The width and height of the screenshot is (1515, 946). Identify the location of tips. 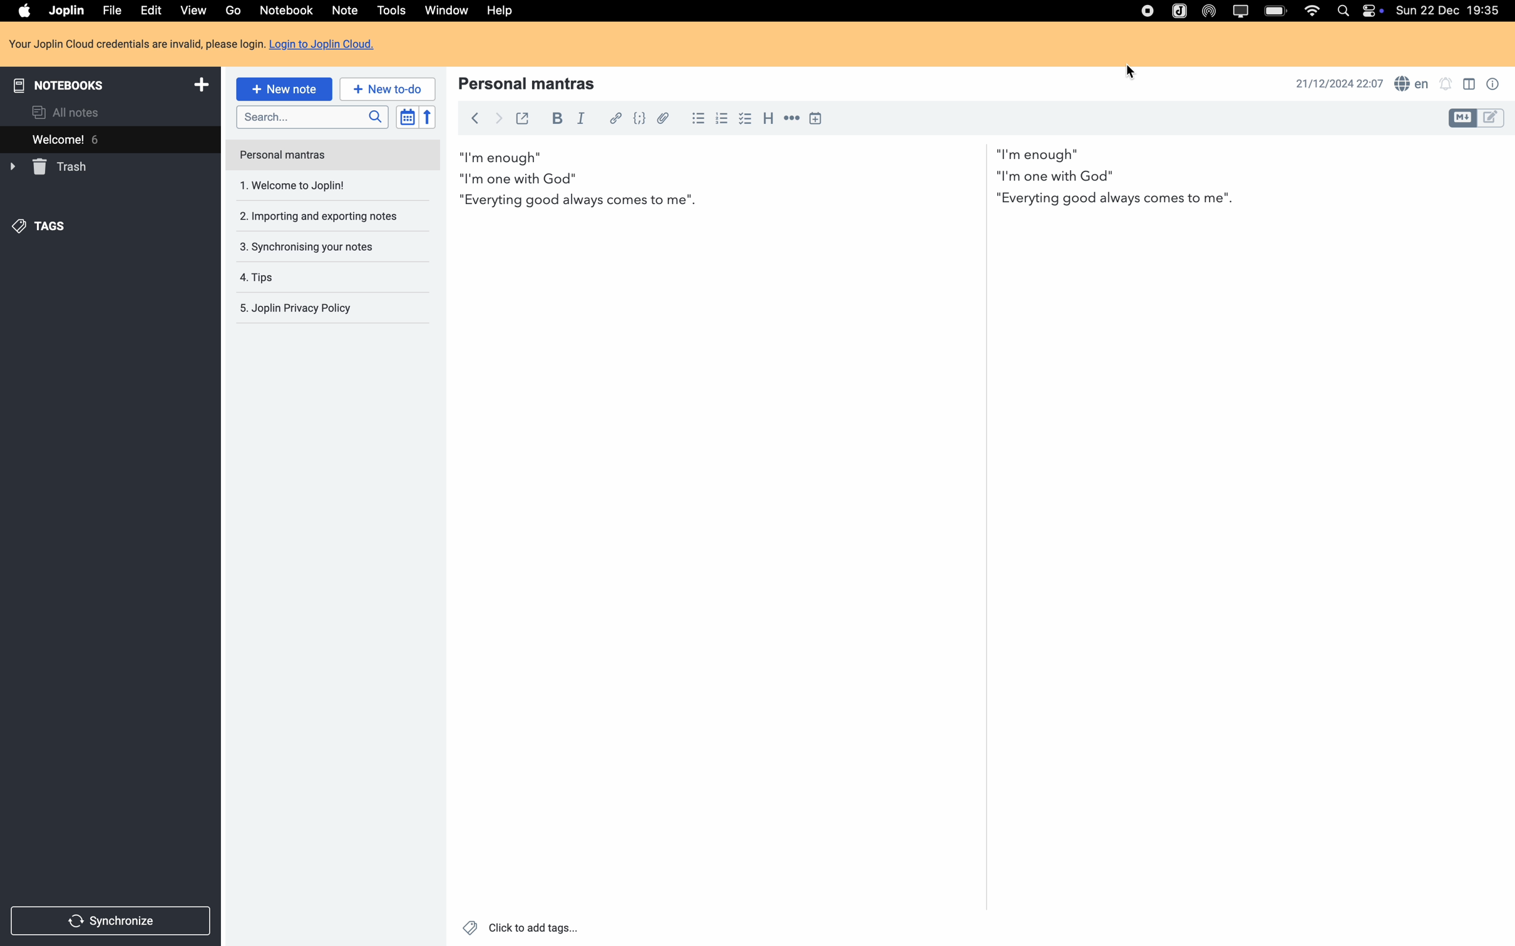
(257, 279).